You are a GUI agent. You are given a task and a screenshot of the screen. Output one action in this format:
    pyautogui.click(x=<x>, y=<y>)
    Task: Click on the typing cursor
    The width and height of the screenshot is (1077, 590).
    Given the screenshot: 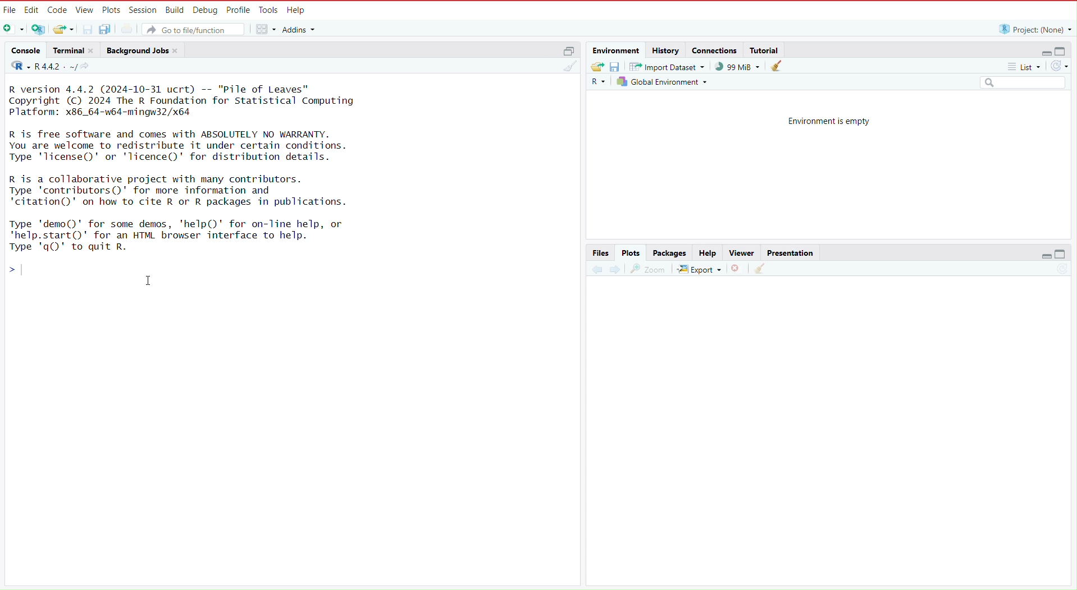 What is the action you would take?
    pyautogui.click(x=26, y=270)
    